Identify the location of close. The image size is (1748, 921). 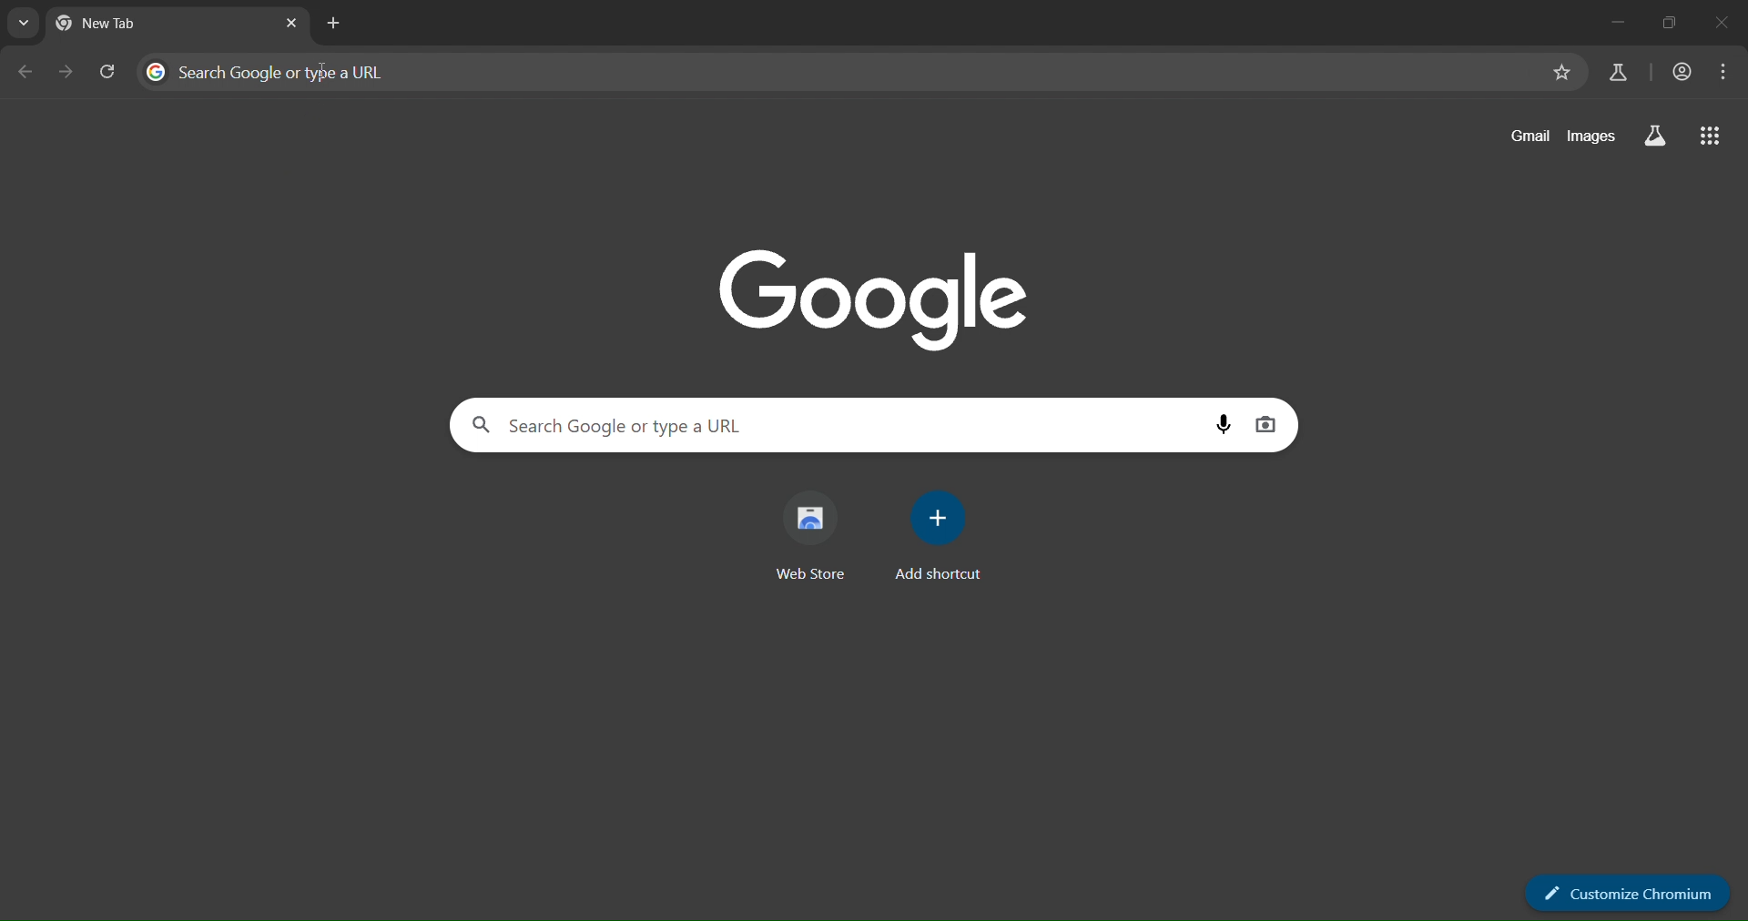
(1723, 23).